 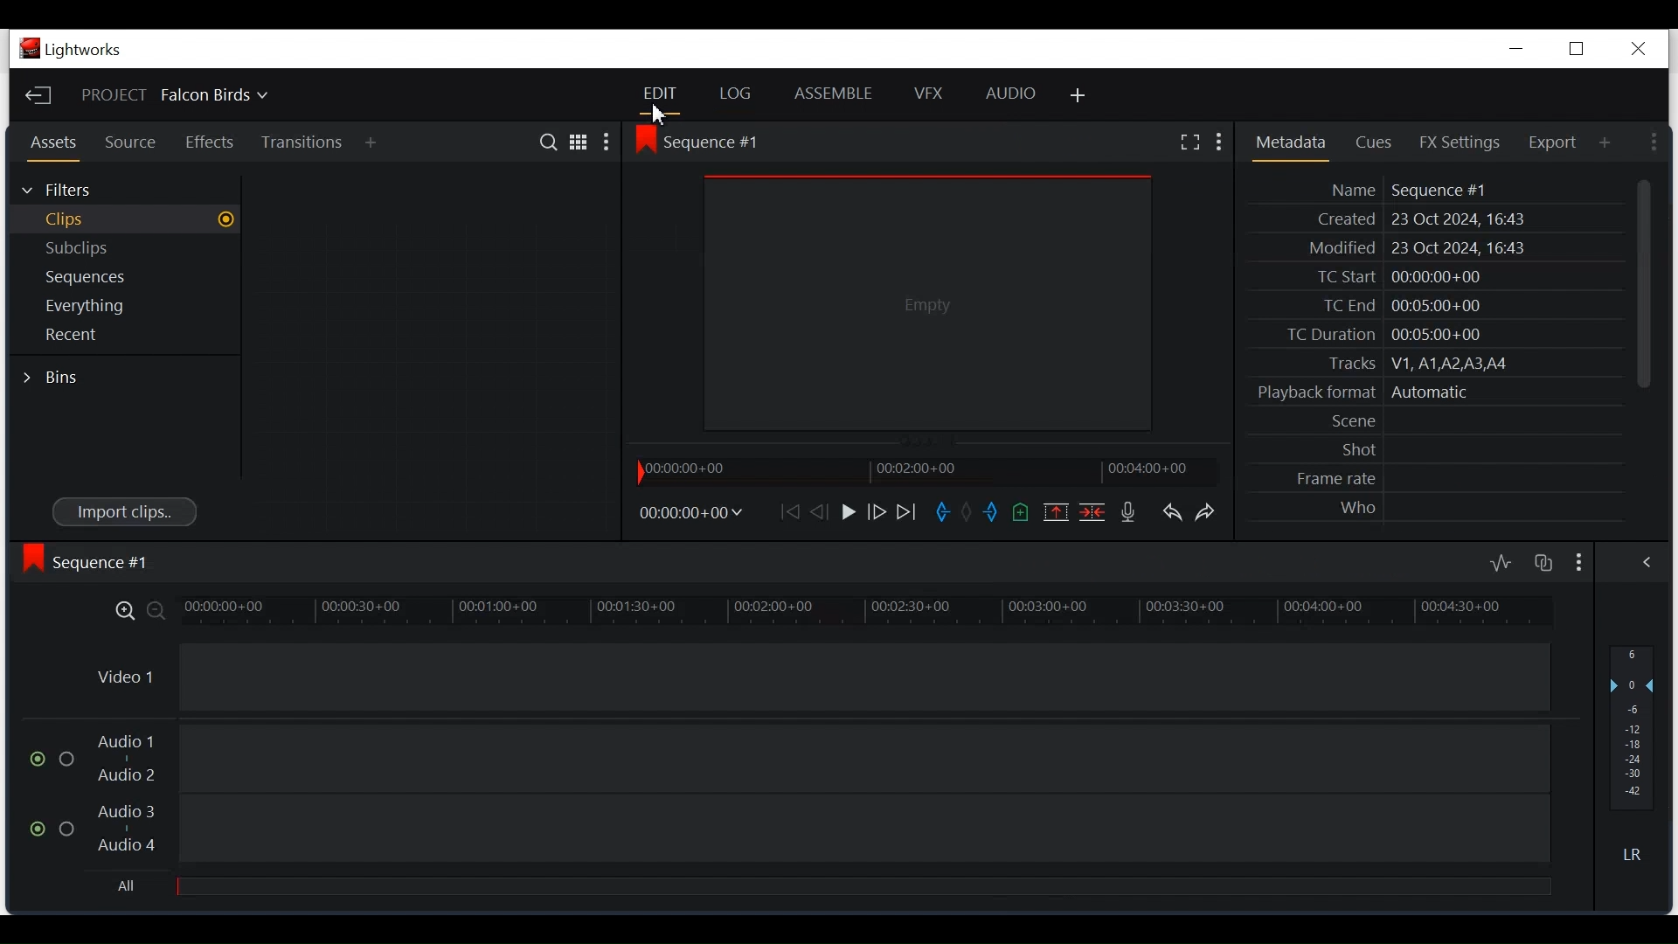 I want to click on Vertical Scroll bar, so click(x=1645, y=284).